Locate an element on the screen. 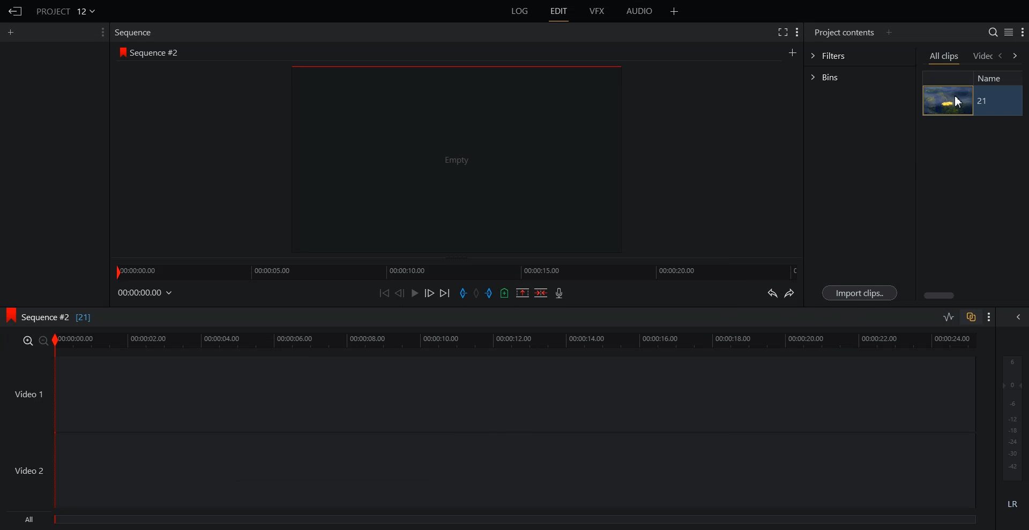  Video 1 is located at coordinates (489, 396).